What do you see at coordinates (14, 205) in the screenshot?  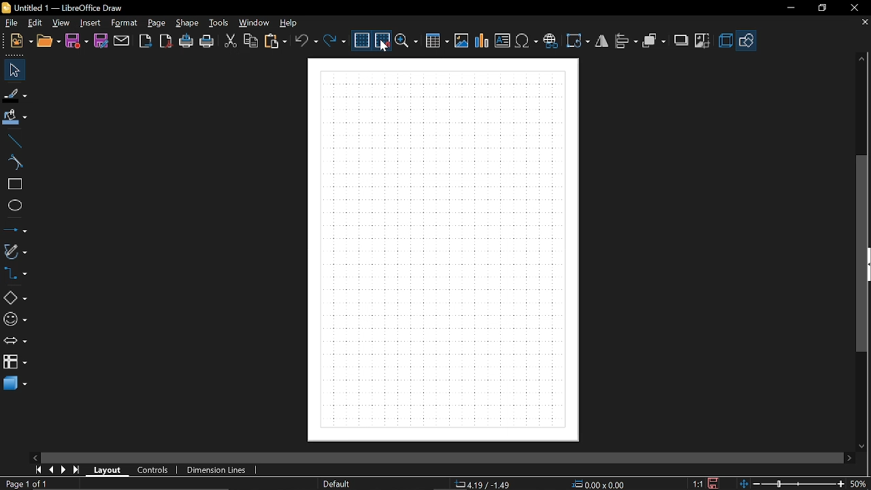 I see `ellipse` at bounding box center [14, 205].